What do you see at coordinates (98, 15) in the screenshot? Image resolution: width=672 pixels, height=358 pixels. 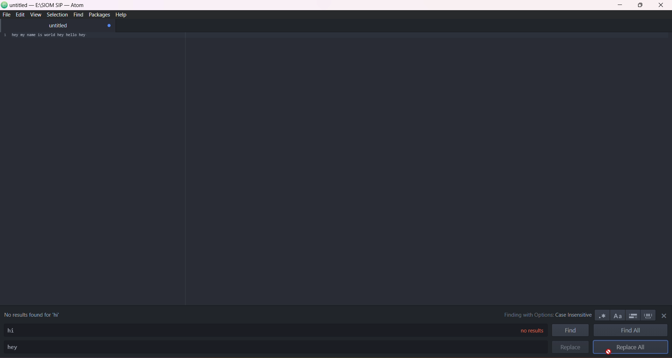 I see `packages` at bounding box center [98, 15].